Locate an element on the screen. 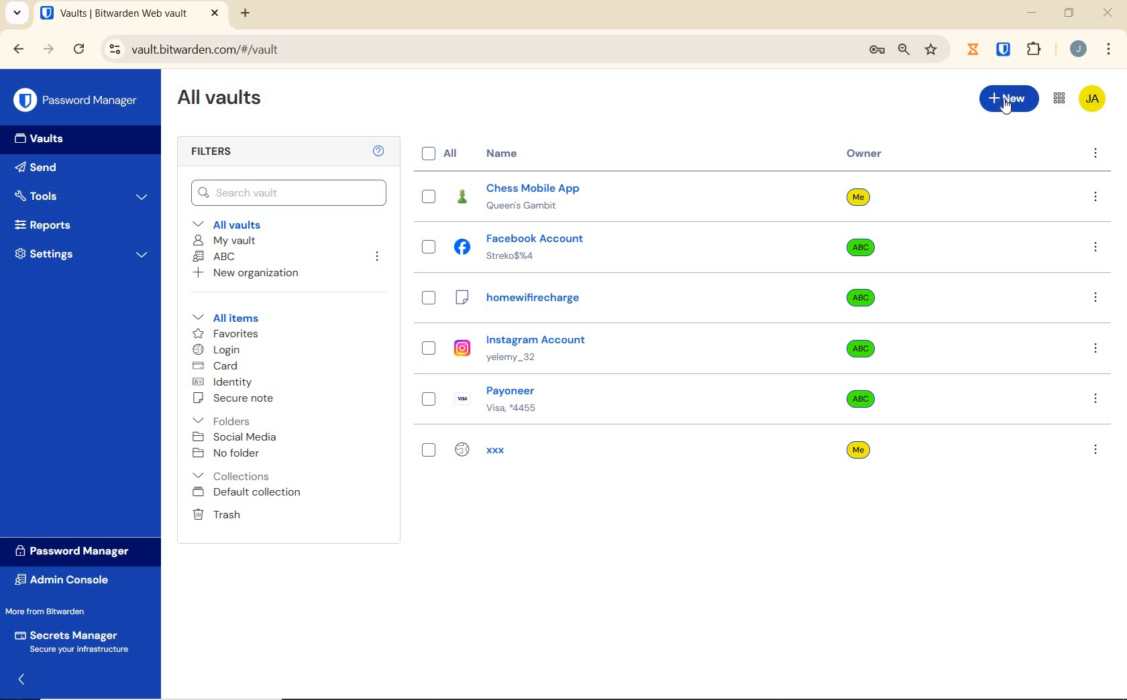  Password Manager is located at coordinates (80, 551).